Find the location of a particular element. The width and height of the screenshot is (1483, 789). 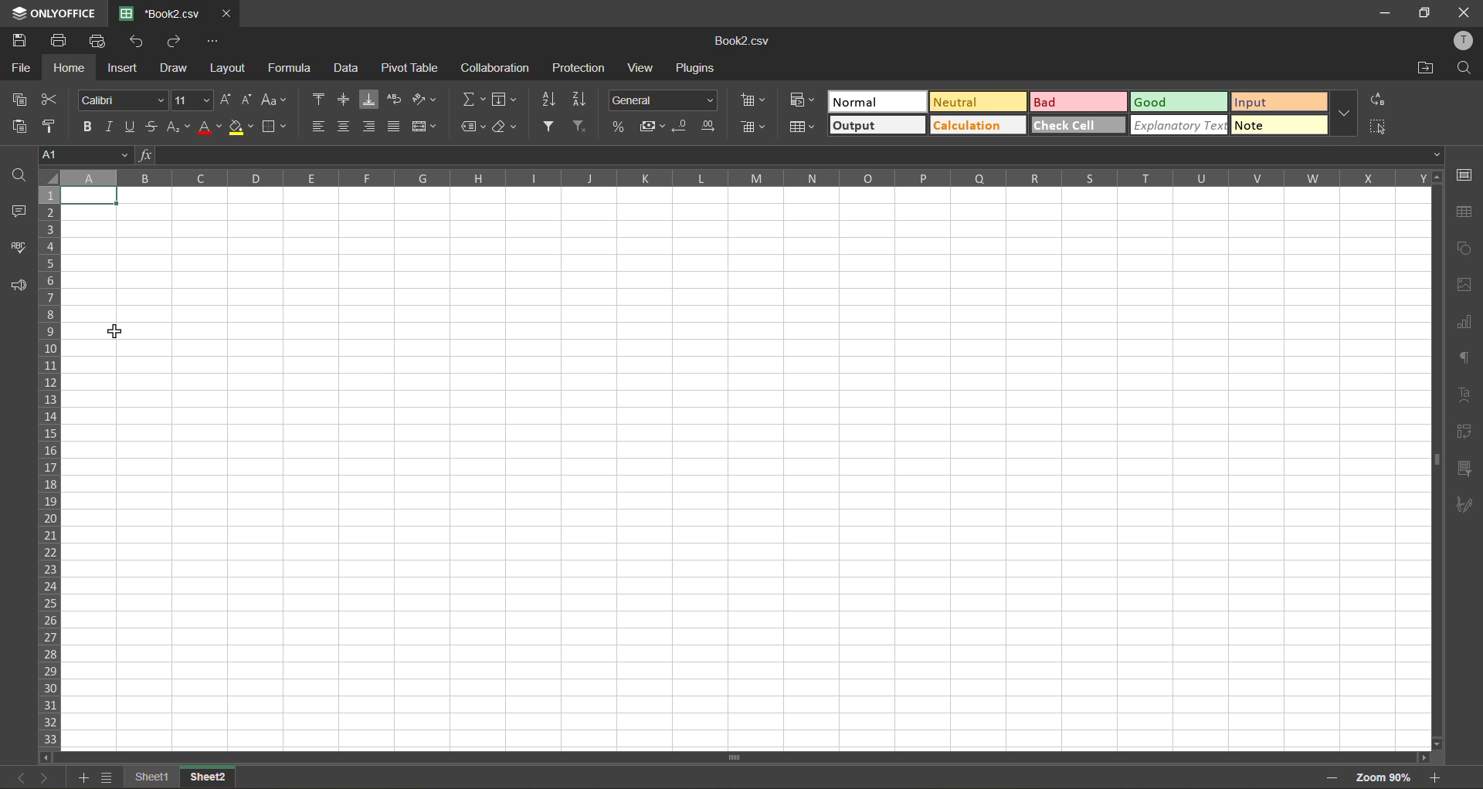

file is located at coordinates (19, 65).